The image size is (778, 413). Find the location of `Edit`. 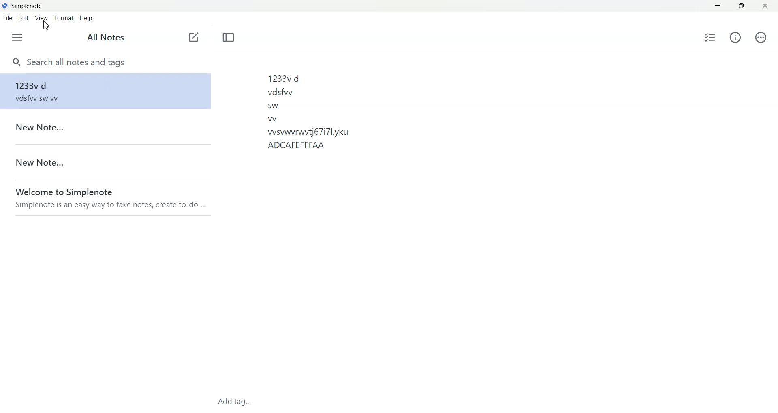

Edit is located at coordinates (23, 18).